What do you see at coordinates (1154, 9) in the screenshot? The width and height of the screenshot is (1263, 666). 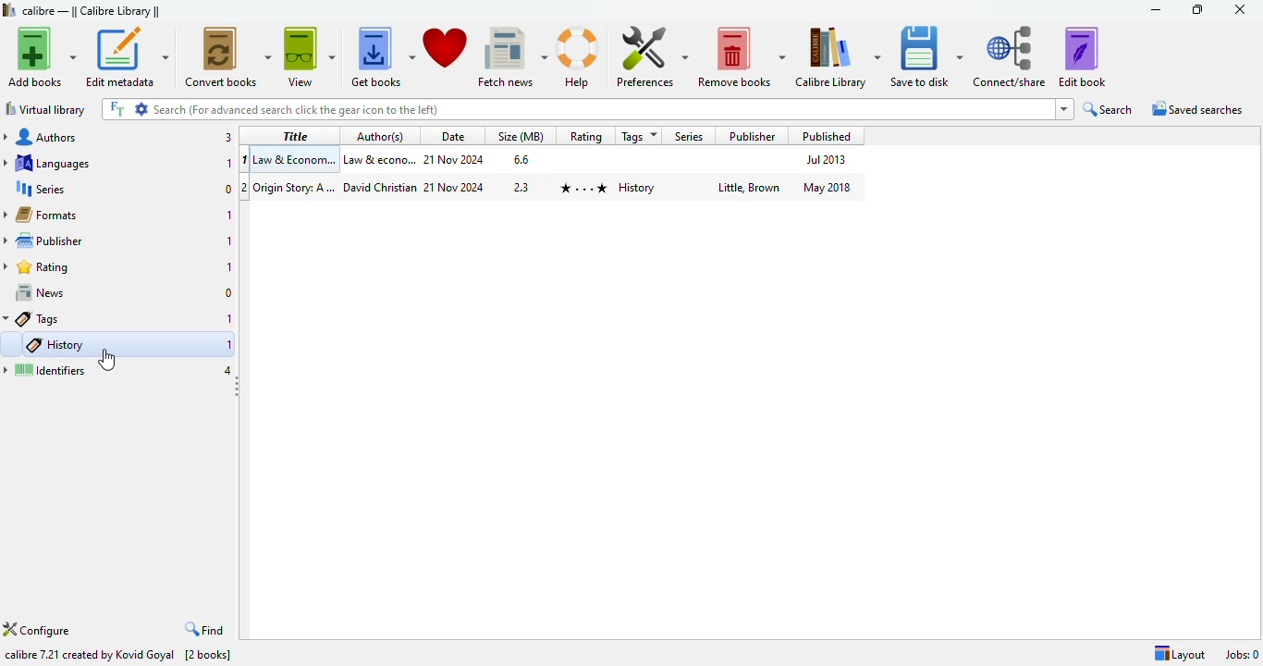 I see `minimize` at bounding box center [1154, 9].